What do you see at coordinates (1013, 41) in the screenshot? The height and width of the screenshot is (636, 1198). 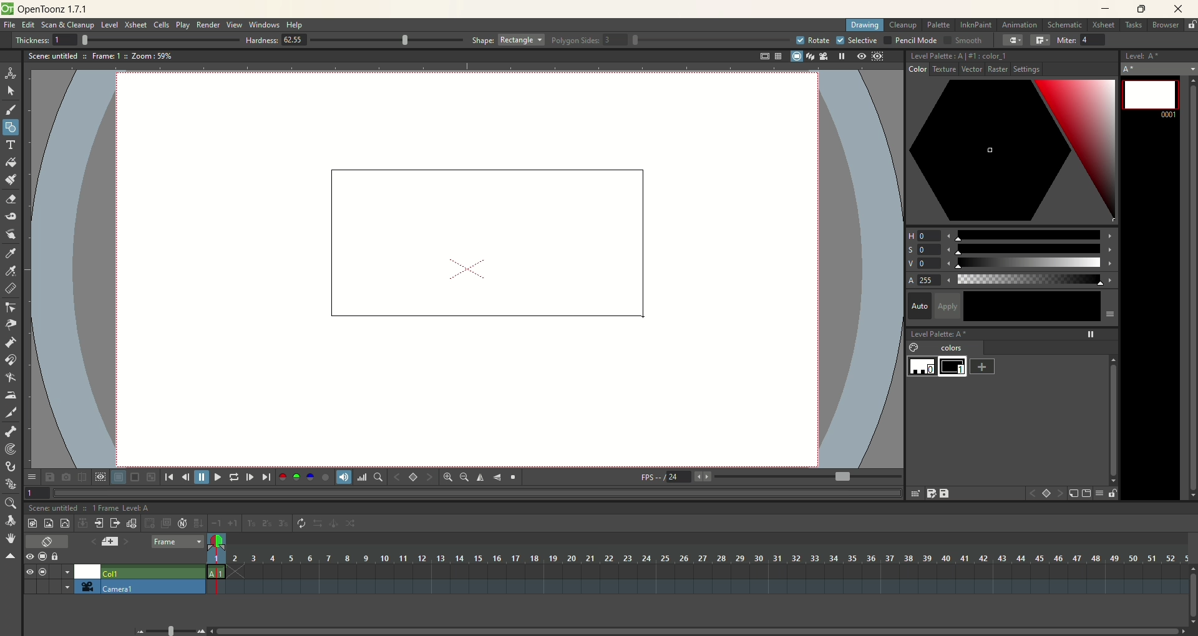 I see `cap` at bounding box center [1013, 41].